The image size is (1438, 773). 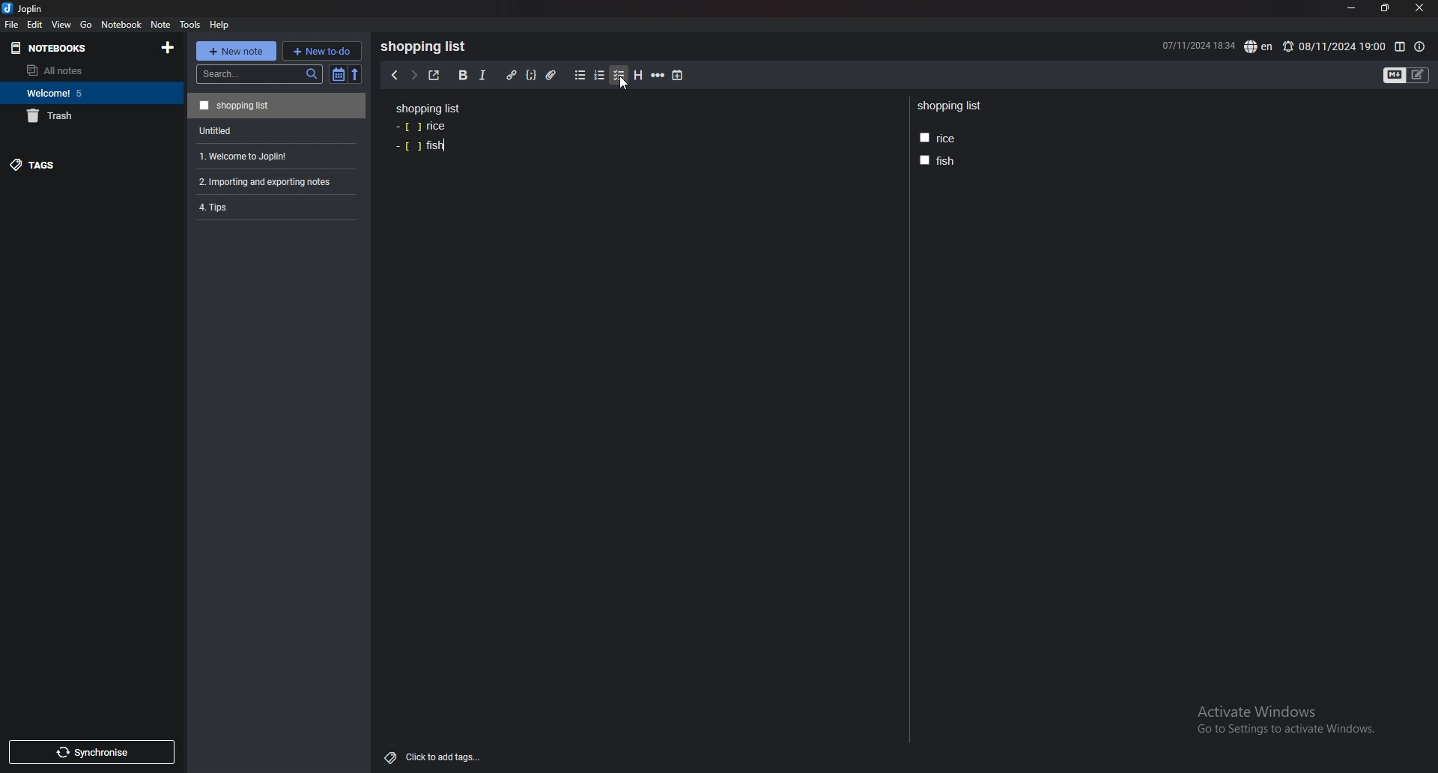 I want to click on add tags, so click(x=434, y=758).